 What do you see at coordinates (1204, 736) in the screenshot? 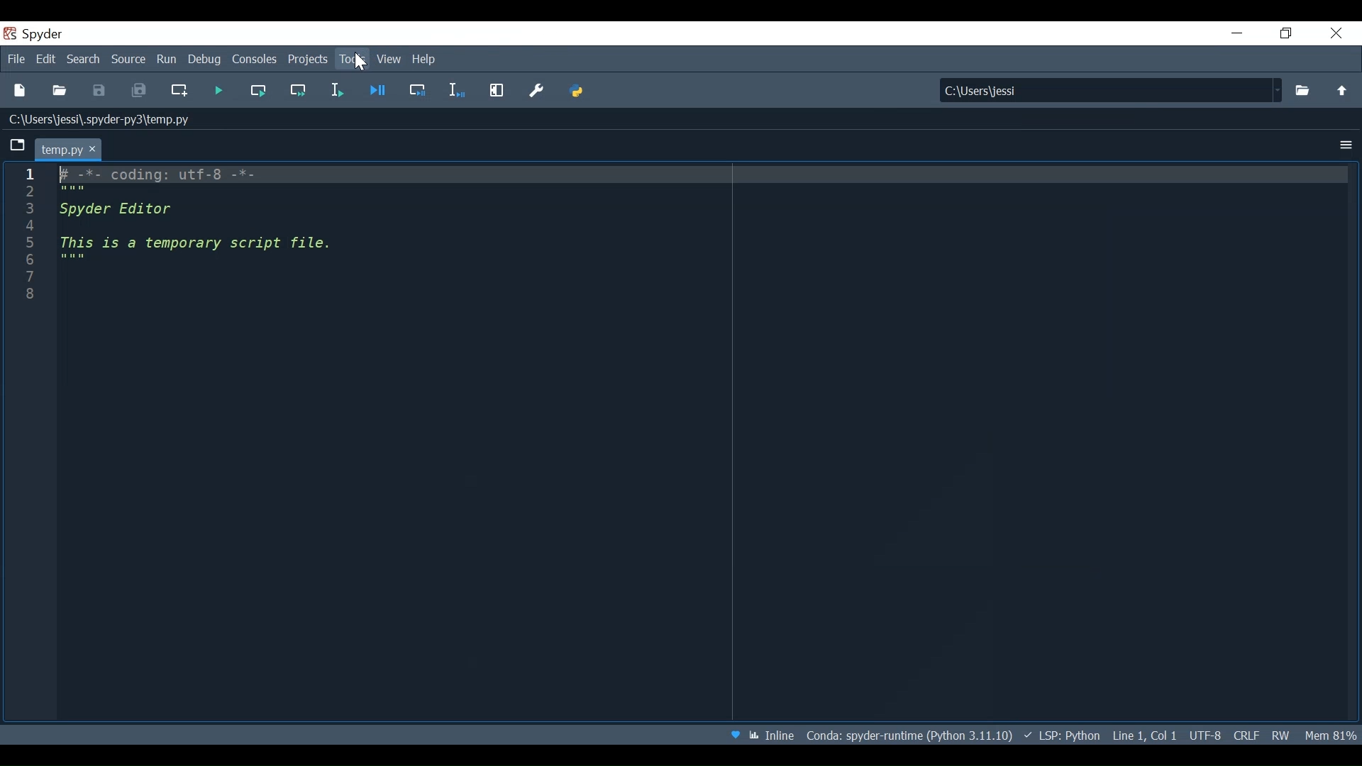
I see `File Encoding` at bounding box center [1204, 736].